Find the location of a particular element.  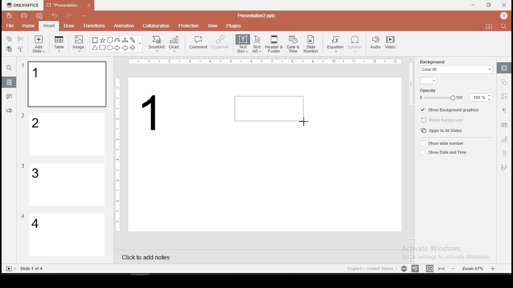

animation is located at coordinates (123, 26).